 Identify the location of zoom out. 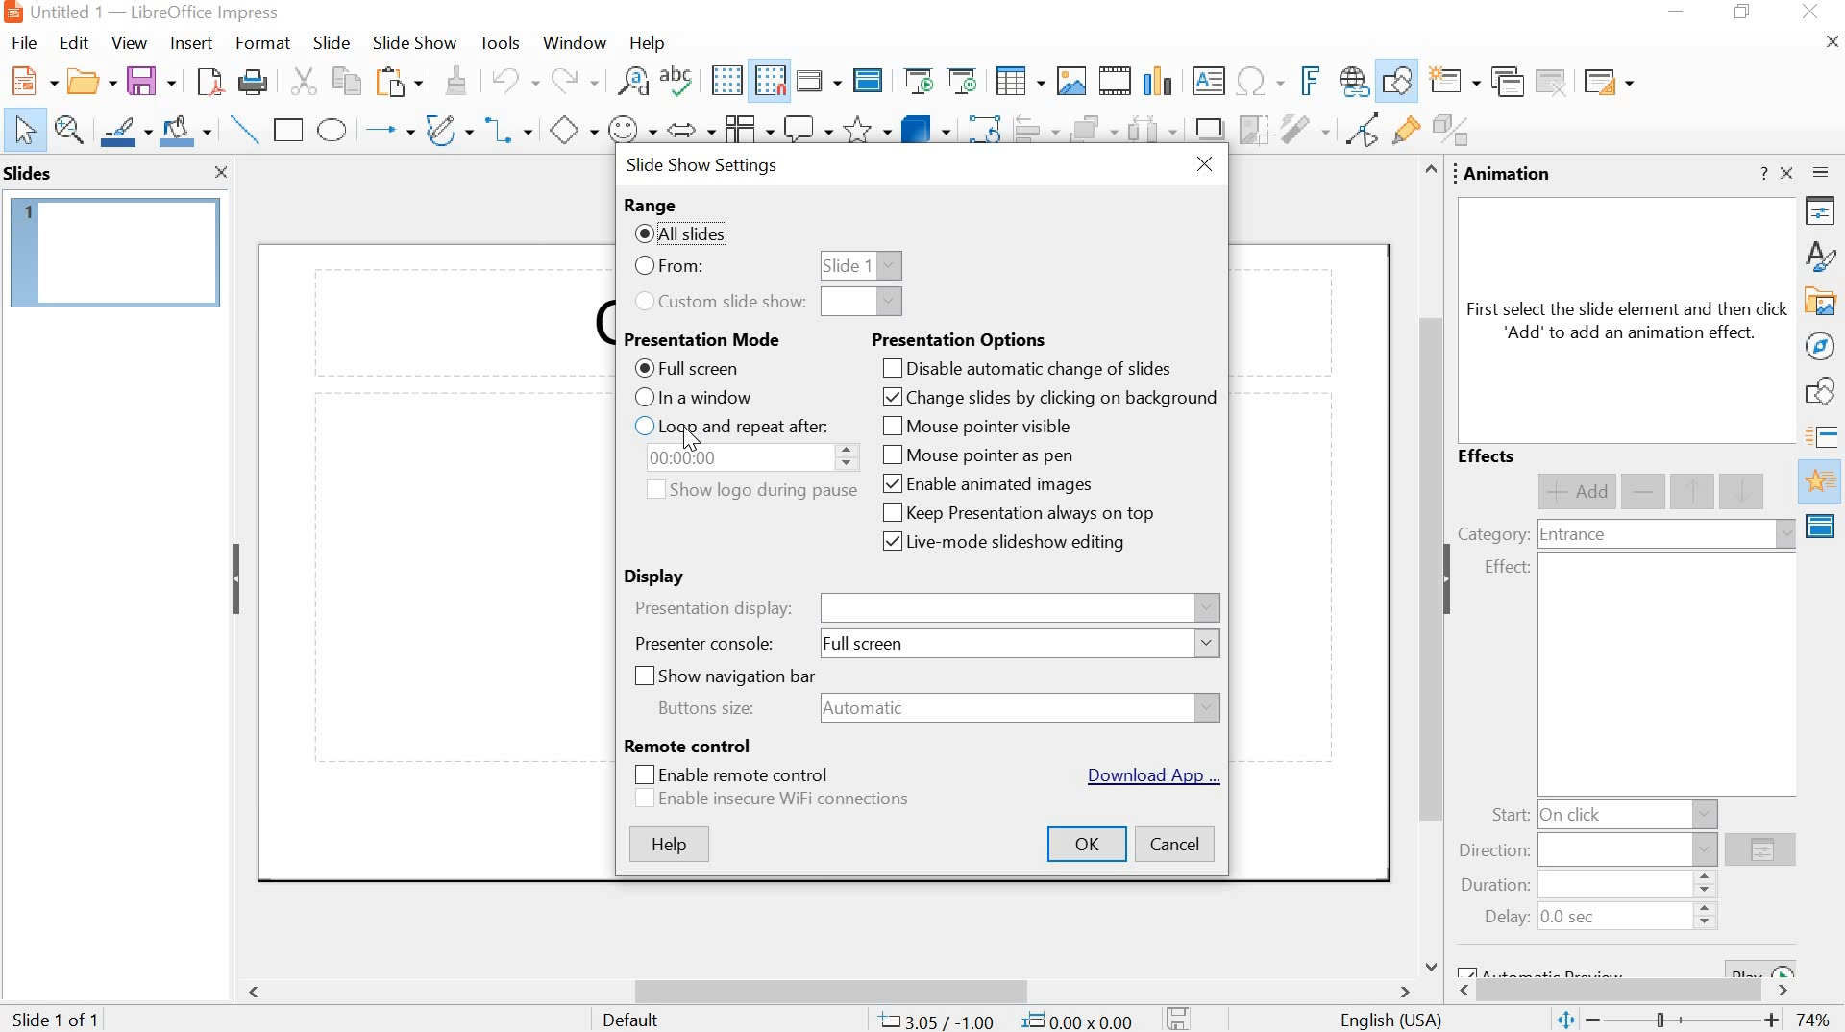
(1595, 1020).